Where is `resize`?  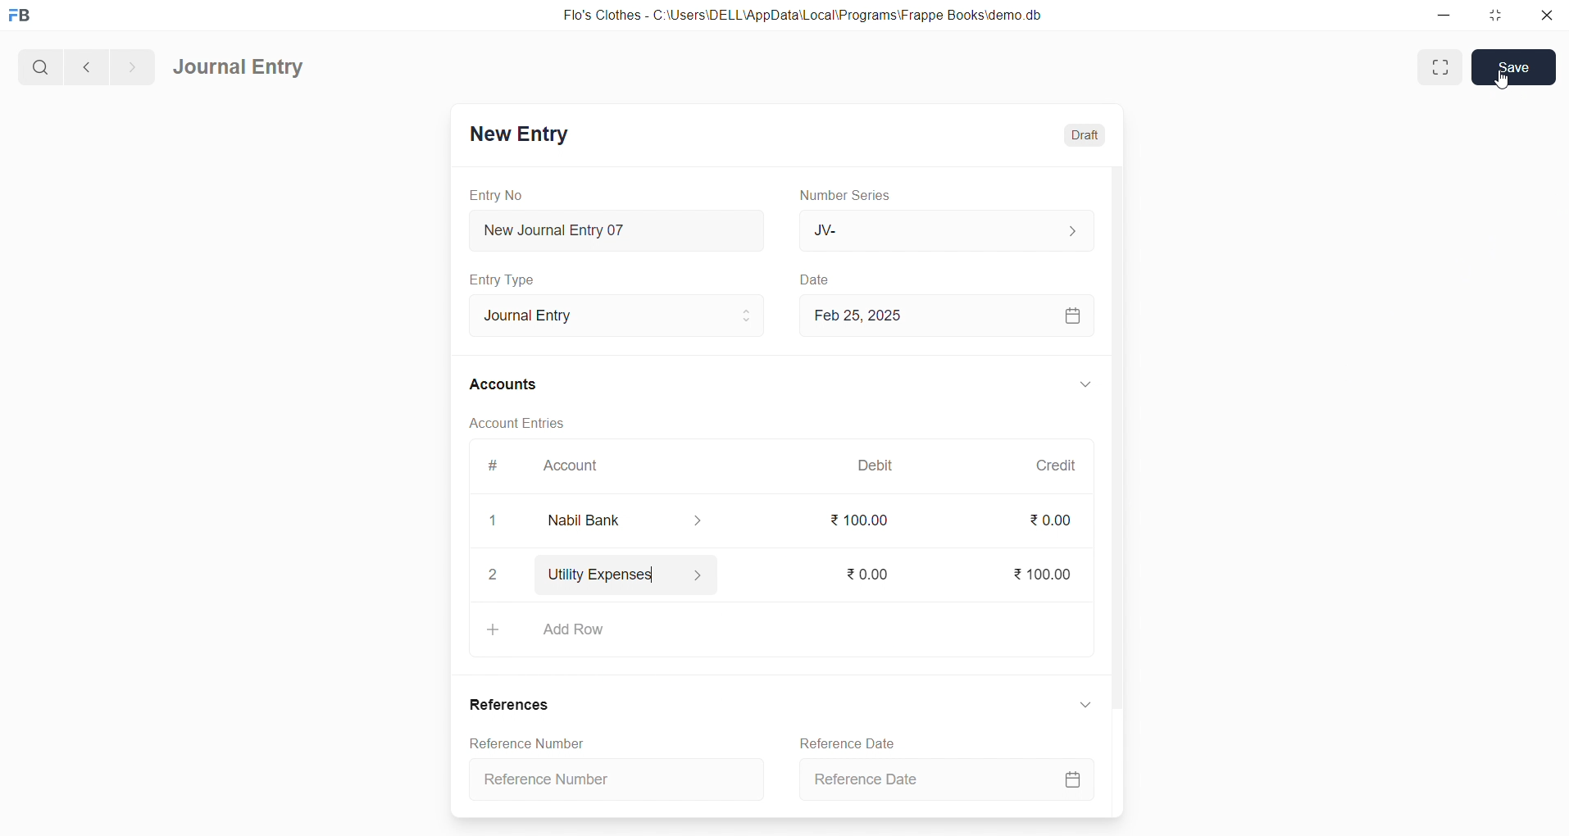 resize is located at coordinates (1493, 15).